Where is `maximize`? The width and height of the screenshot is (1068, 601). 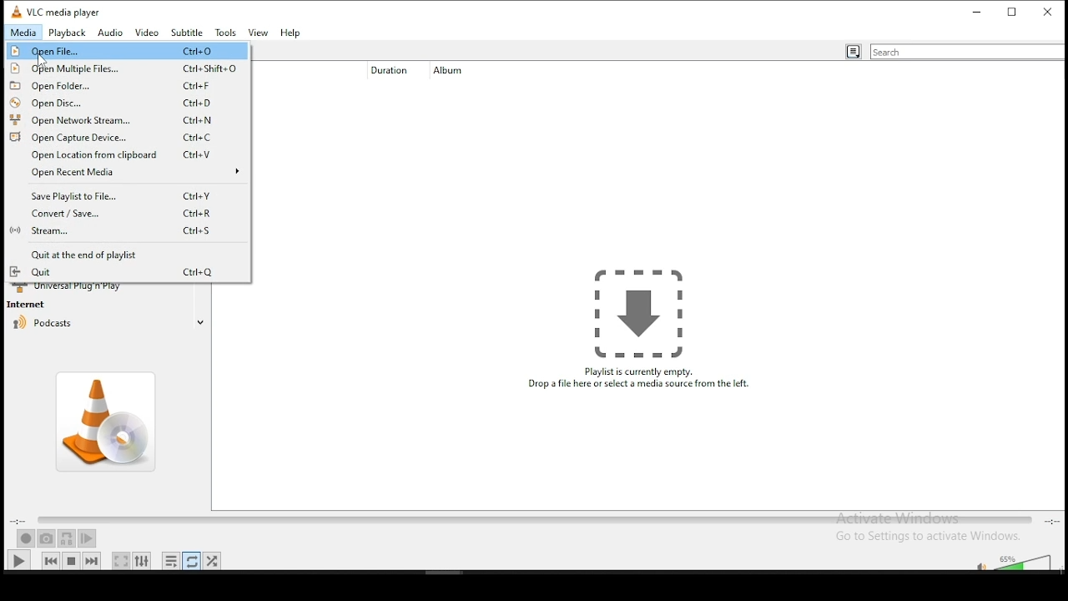
maximize is located at coordinates (1013, 11).